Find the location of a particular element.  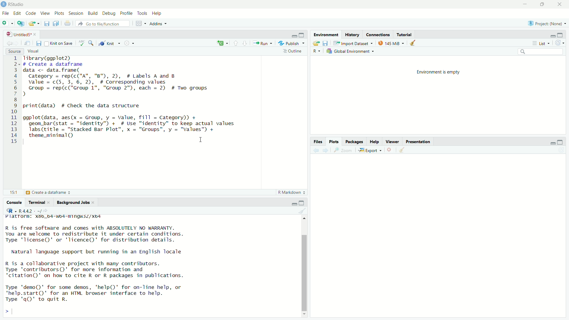

Help is located at coordinates (156, 13).